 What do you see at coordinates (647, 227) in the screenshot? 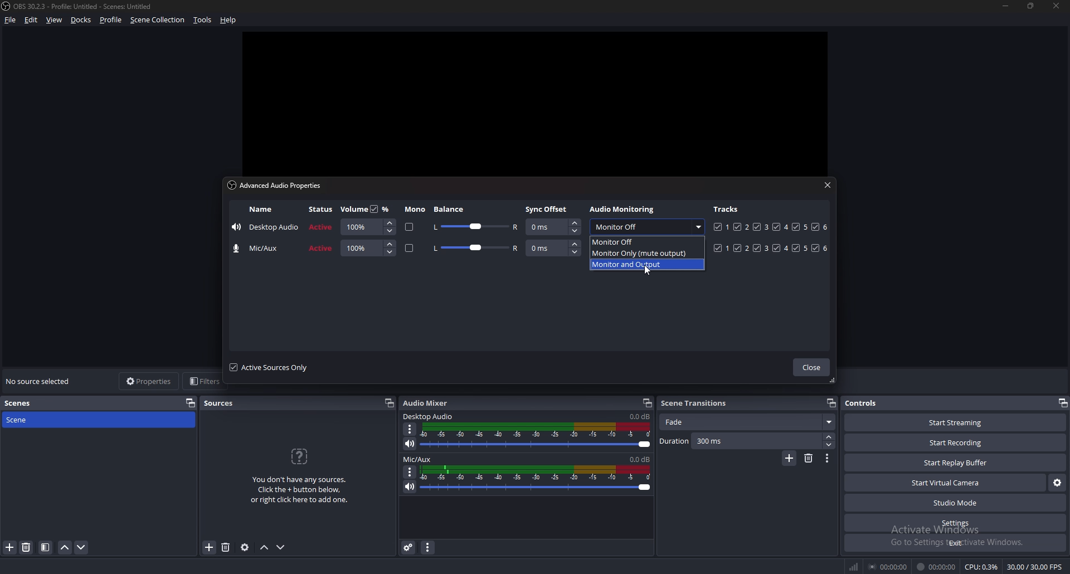
I see `monitor off` at bounding box center [647, 227].